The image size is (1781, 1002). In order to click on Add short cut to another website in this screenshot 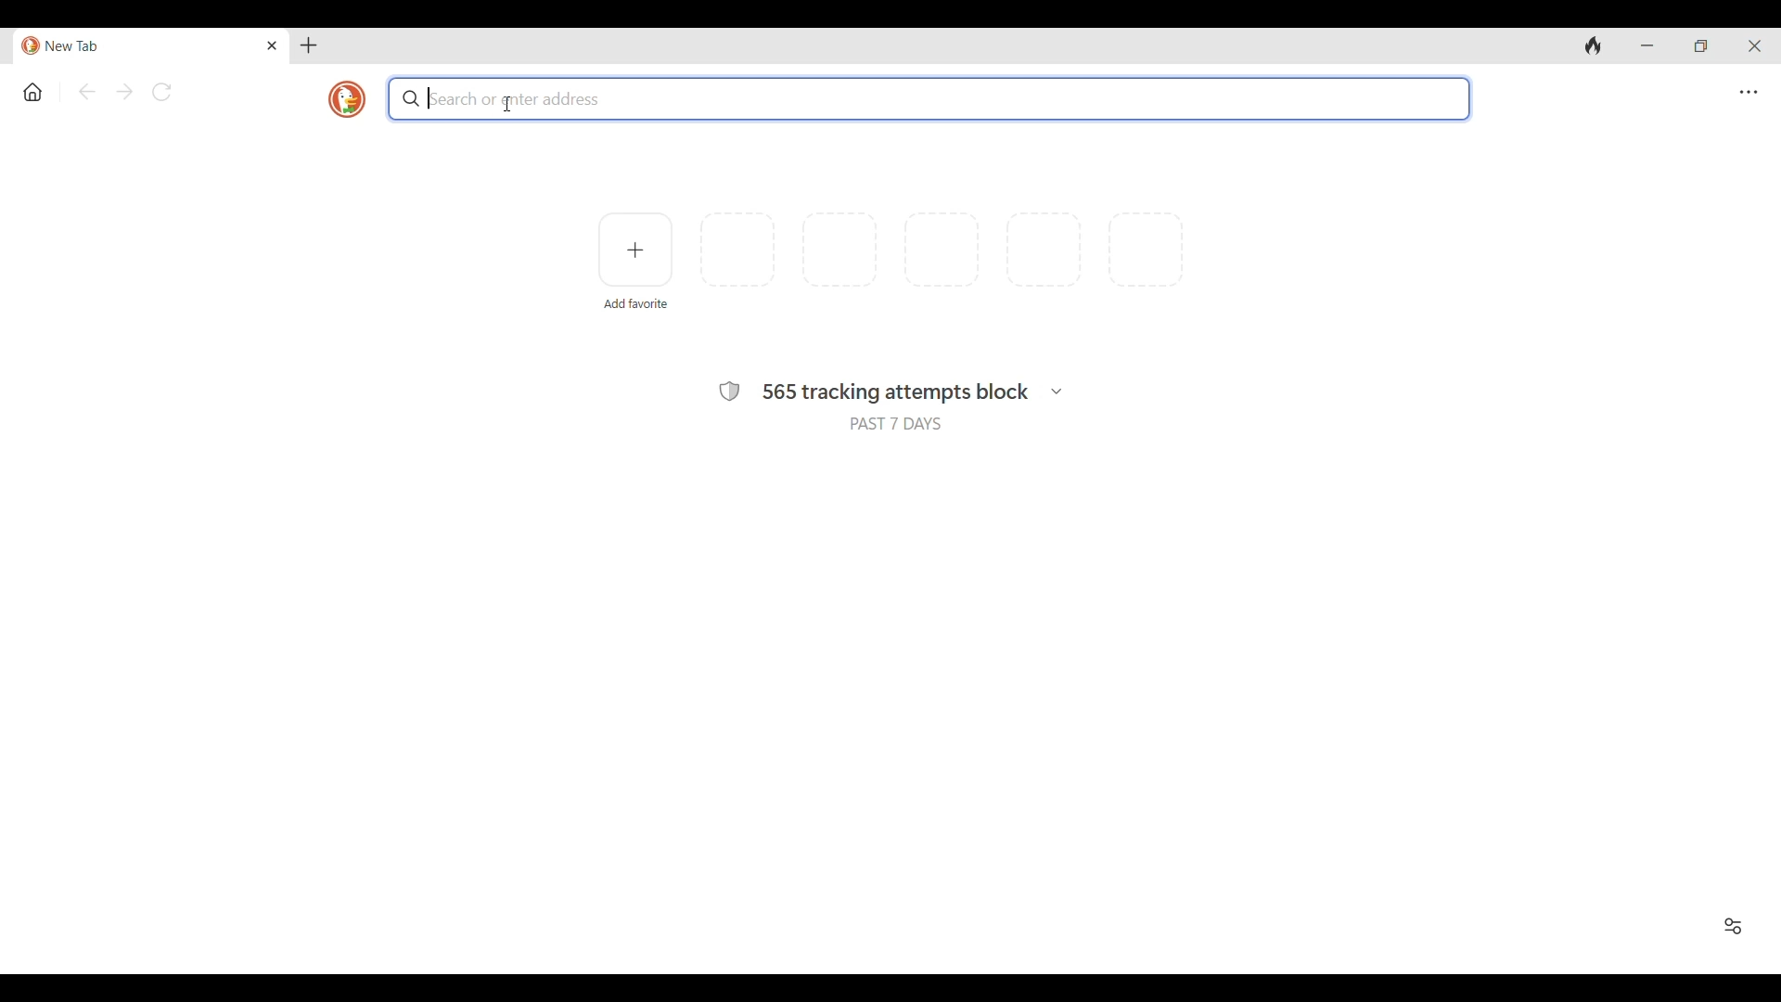, I will do `click(634, 250)`.